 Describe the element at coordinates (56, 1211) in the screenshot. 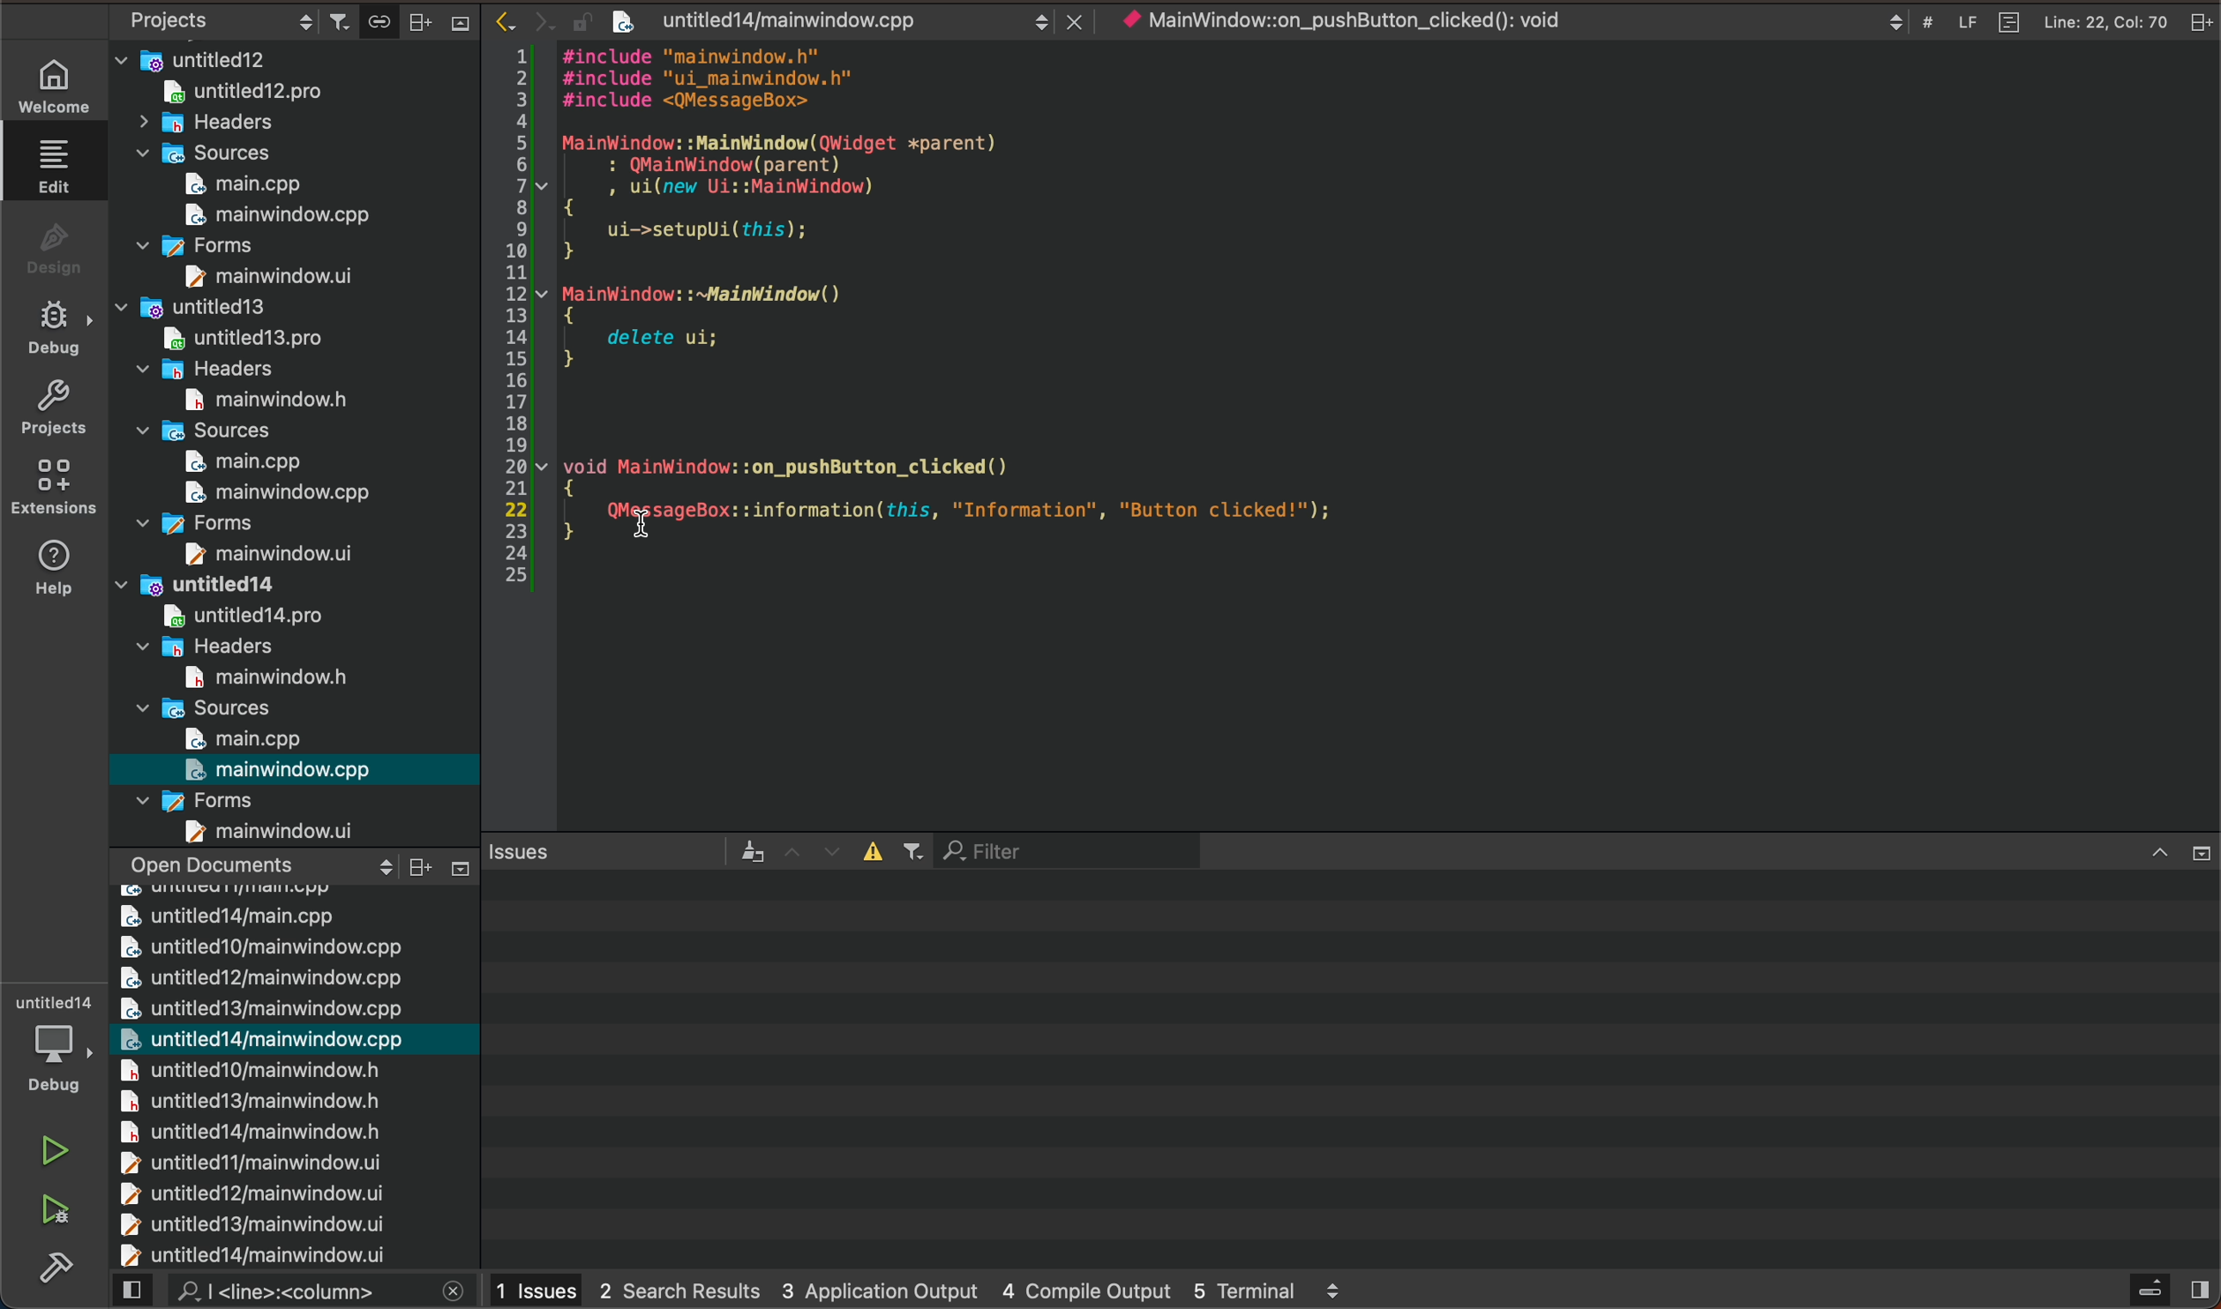

I see `run and debug` at that location.